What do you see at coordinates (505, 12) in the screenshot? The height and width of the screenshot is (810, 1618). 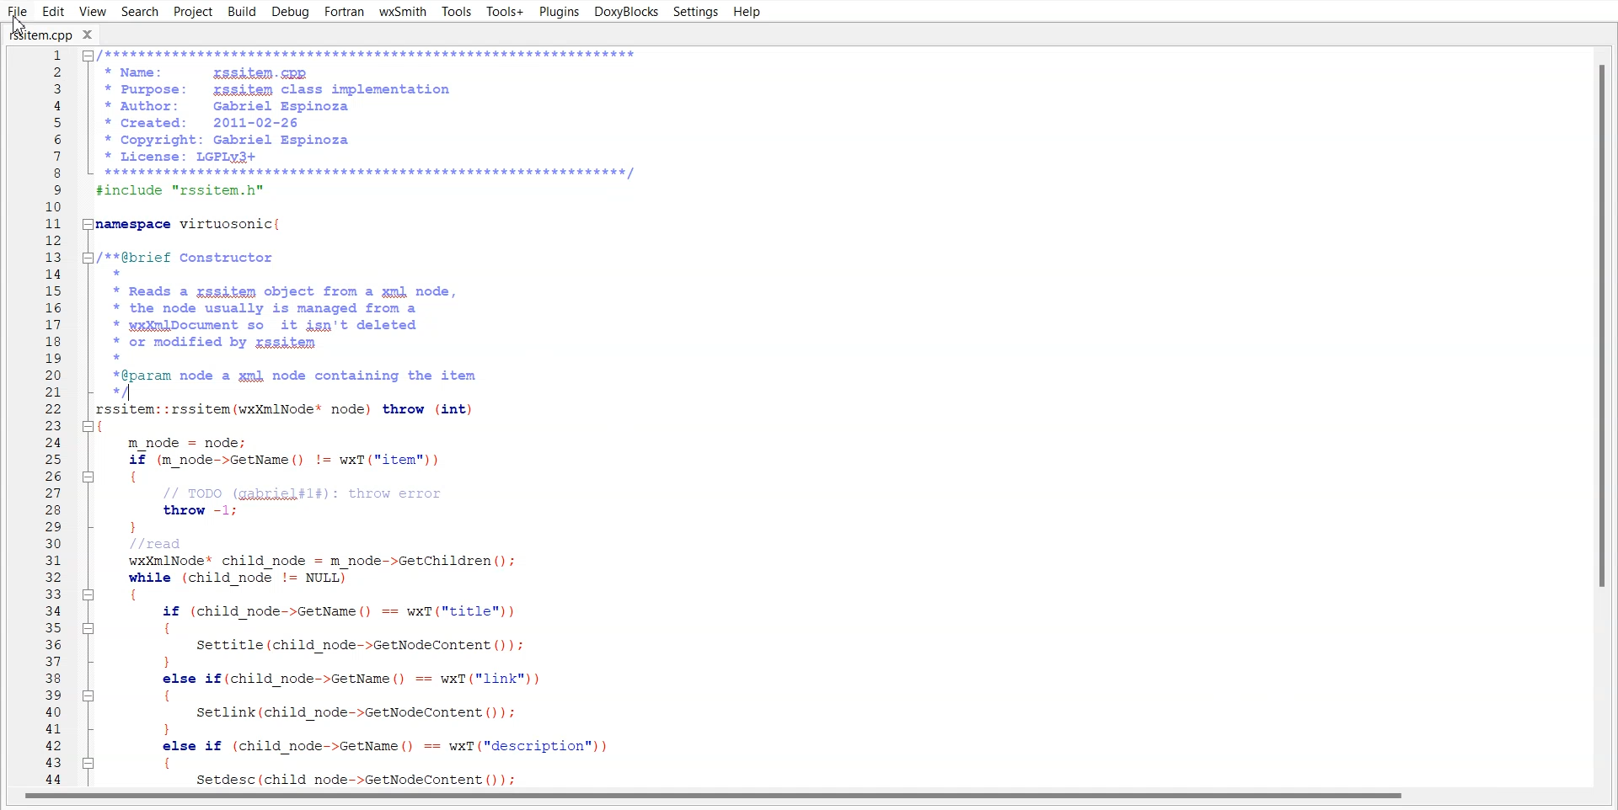 I see `Tools+` at bounding box center [505, 12].